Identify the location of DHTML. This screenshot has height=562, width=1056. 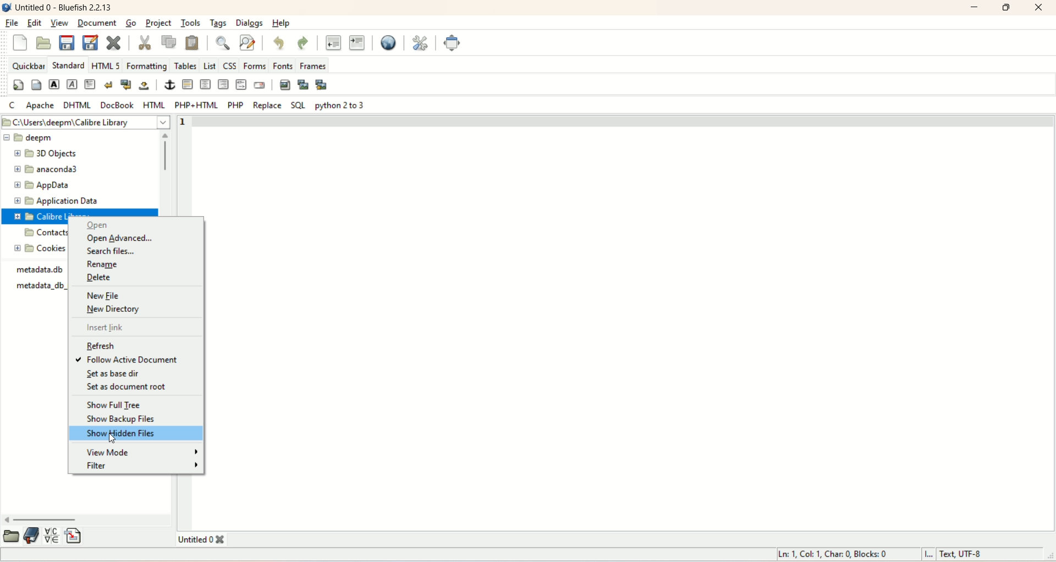
(75, 105).